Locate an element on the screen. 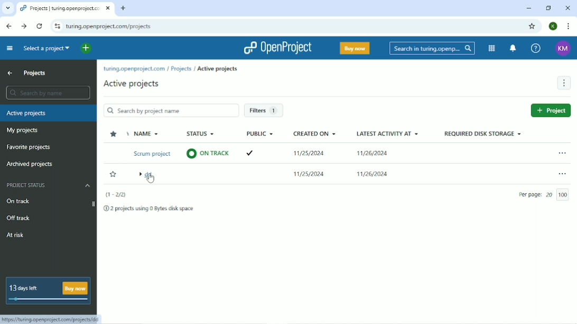  Per page: 20/100 is located at coordinates (546, 195).